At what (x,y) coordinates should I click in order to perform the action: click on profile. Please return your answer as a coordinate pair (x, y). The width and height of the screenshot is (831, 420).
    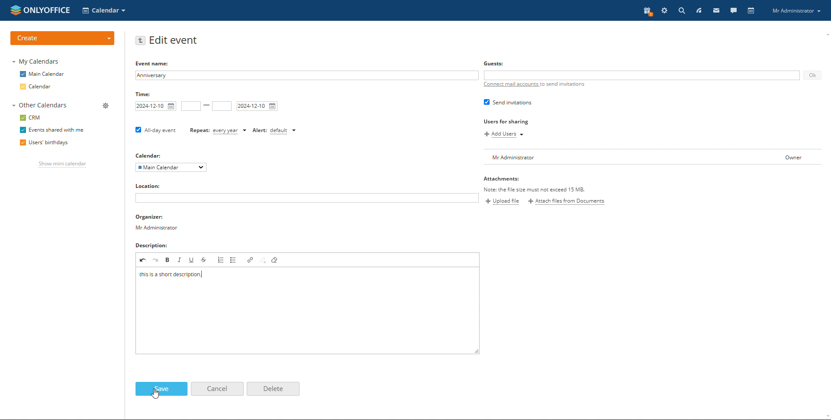
    Looking at the image, I should click on (796, 10).